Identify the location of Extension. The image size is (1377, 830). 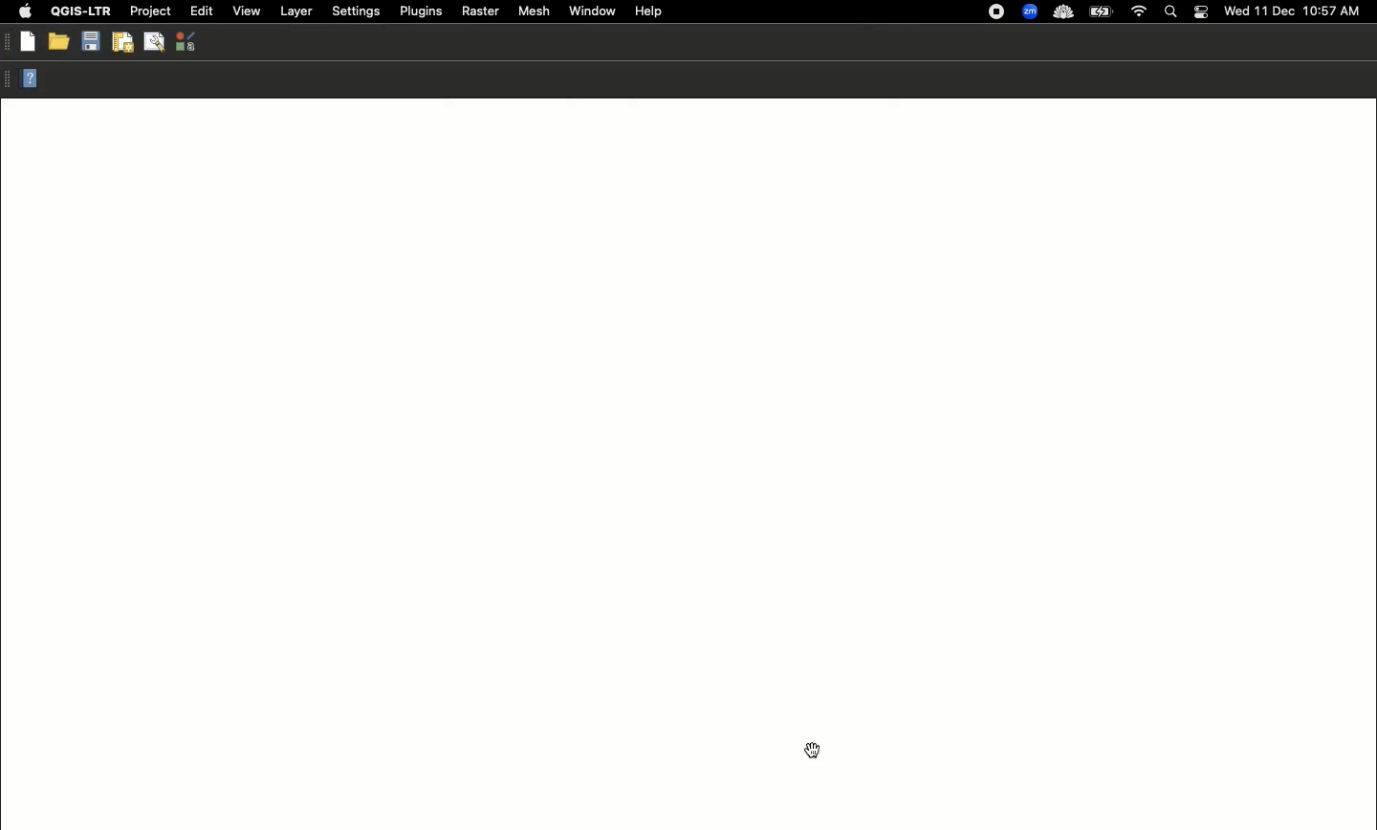
(1032, 12).